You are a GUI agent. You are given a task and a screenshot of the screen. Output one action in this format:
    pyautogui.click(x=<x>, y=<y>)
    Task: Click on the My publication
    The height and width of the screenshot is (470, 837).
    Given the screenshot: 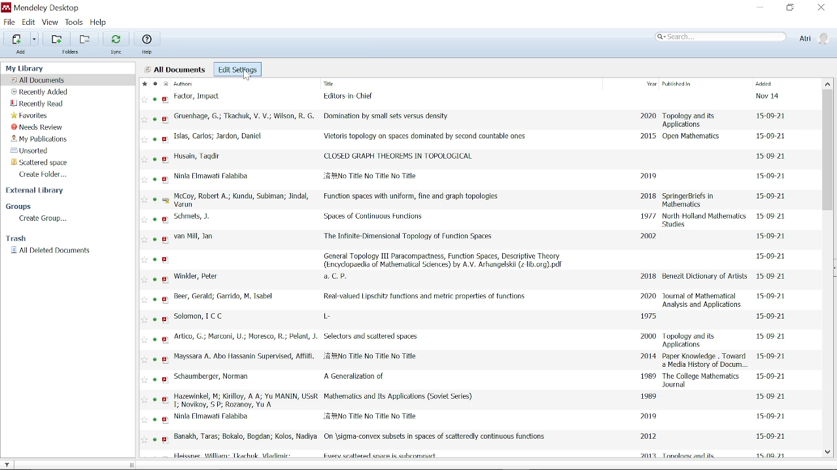 What is the action you would take?
    pyautogui.click(x=41, y=140)
    